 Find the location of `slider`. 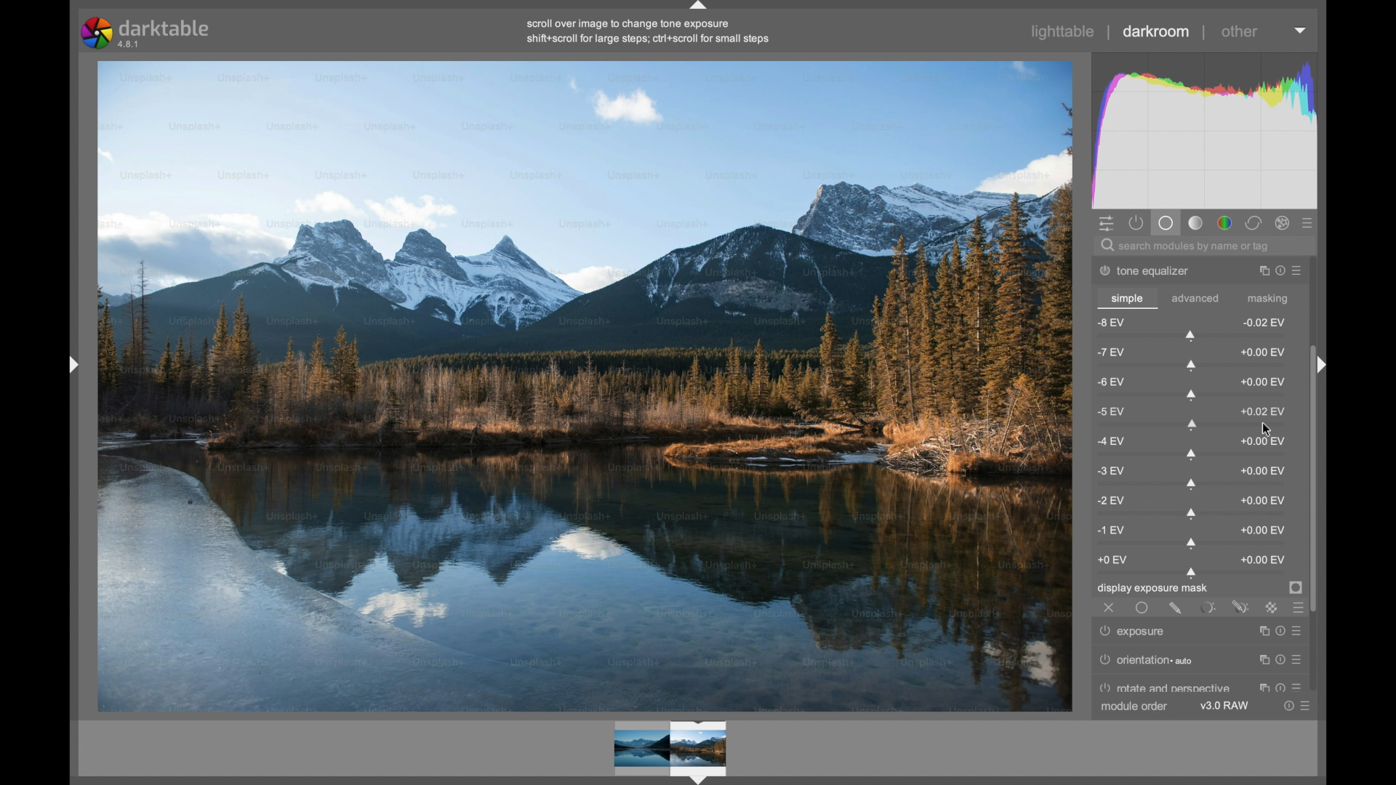

slider is located at coordinates (1190, 336).